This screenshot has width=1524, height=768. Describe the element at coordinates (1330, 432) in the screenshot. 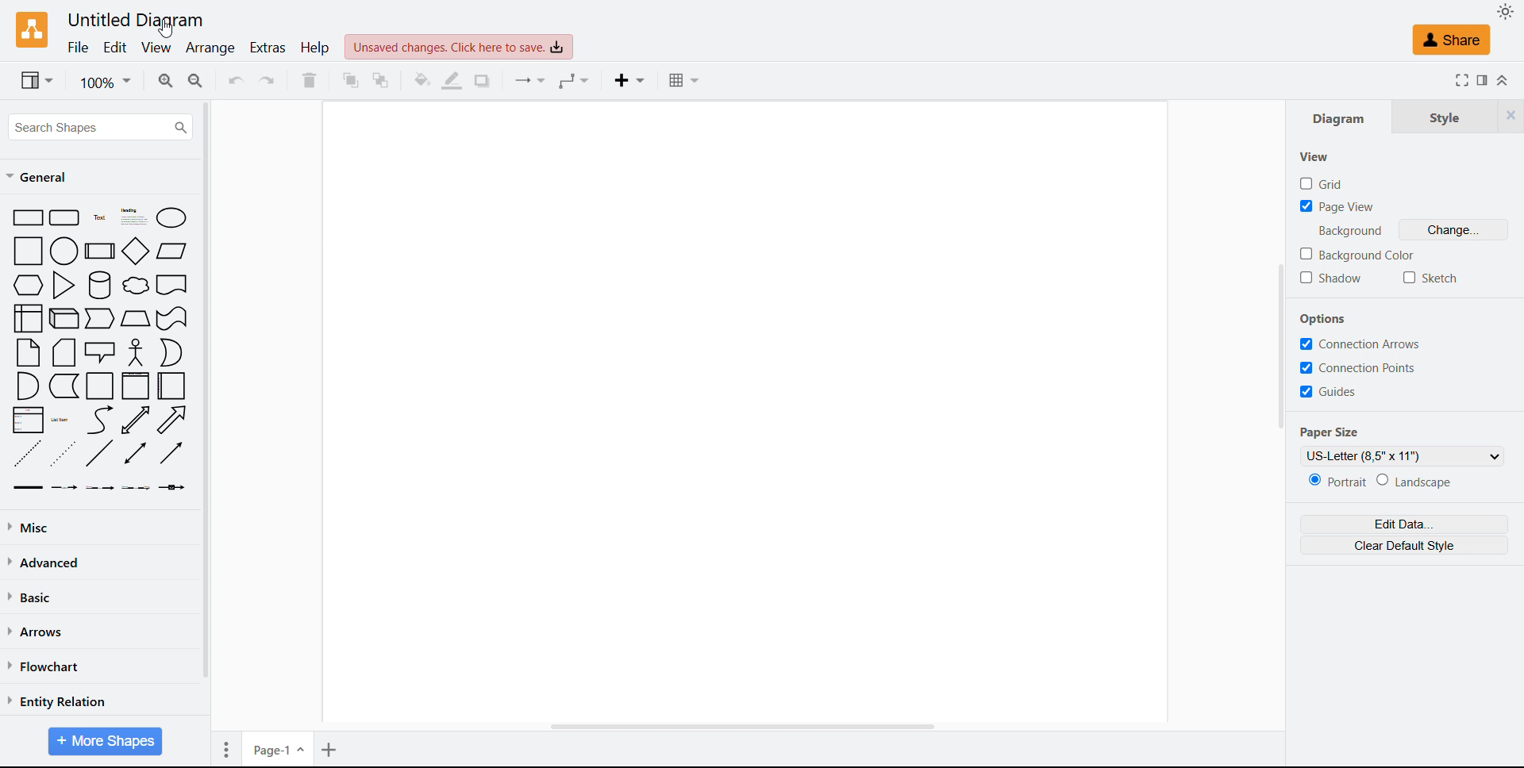

I see `Paper size ` at that location.